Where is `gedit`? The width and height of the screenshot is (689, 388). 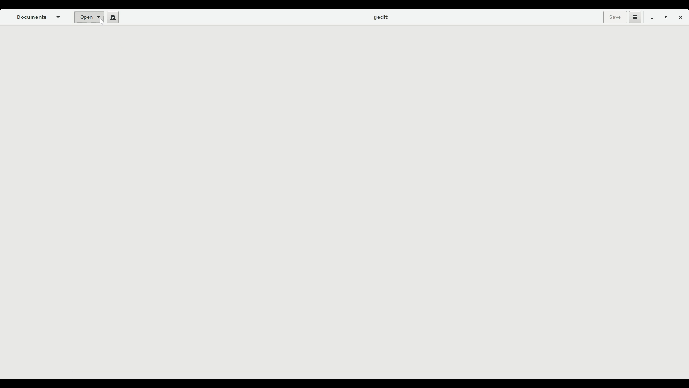
gedit is located at coordinates (380, 18).